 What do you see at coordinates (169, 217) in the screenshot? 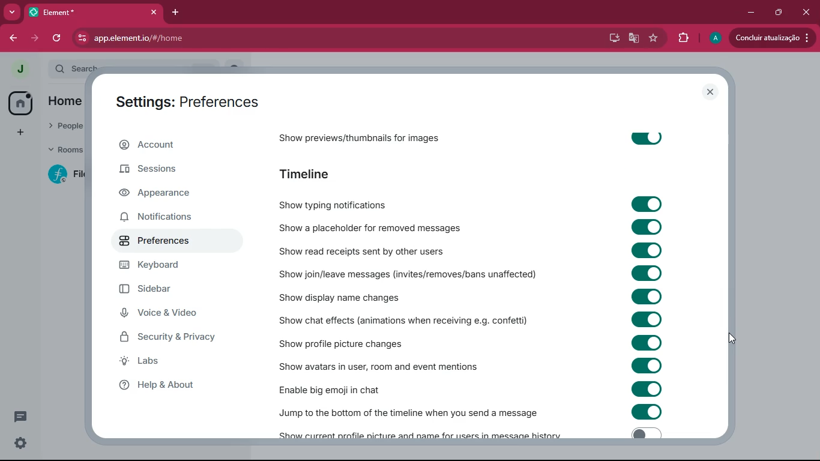
I see `notifications` at bounding box center [169, 217].